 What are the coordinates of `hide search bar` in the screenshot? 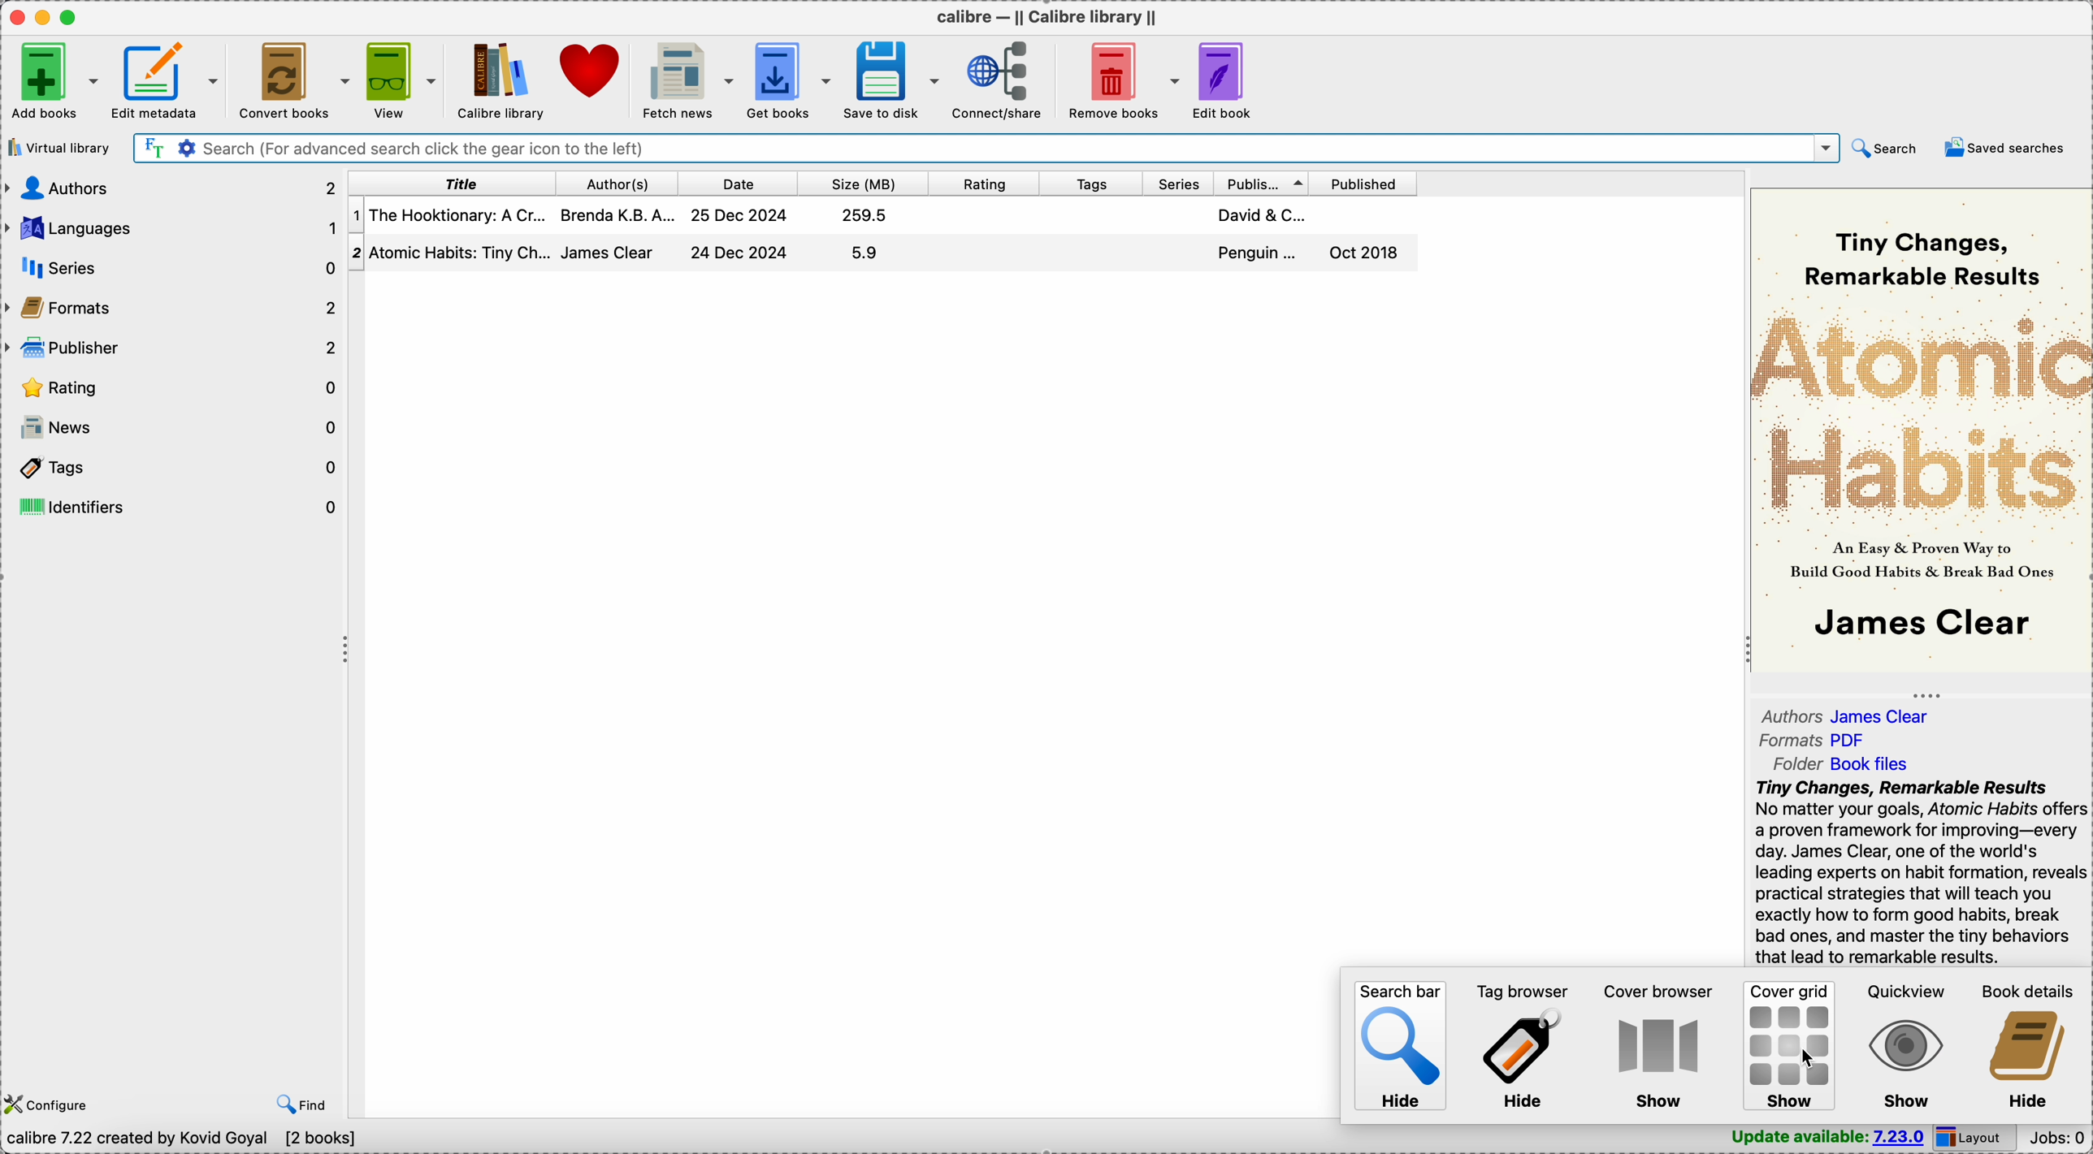 It's located at (1402, 1048).